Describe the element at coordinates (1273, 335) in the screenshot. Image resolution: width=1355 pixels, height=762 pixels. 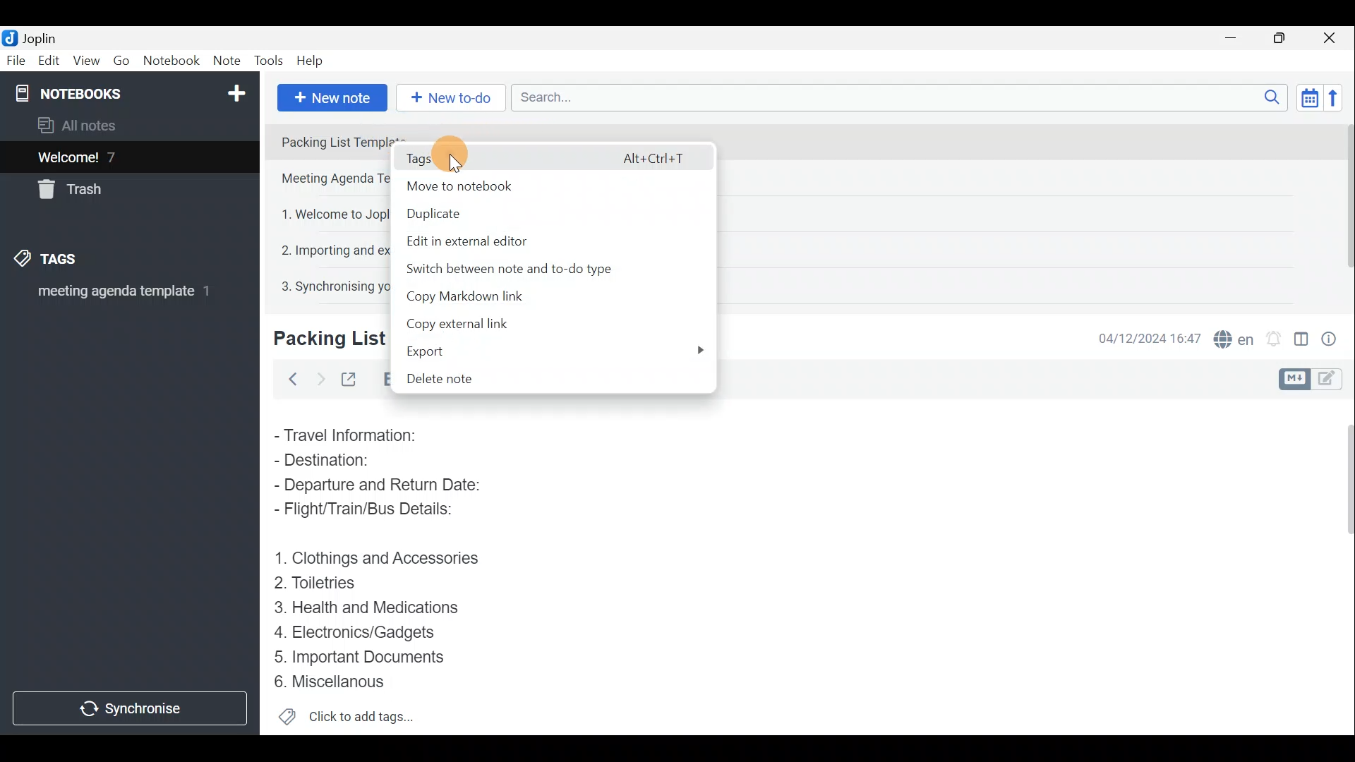
I see `Set alarm` at that location.